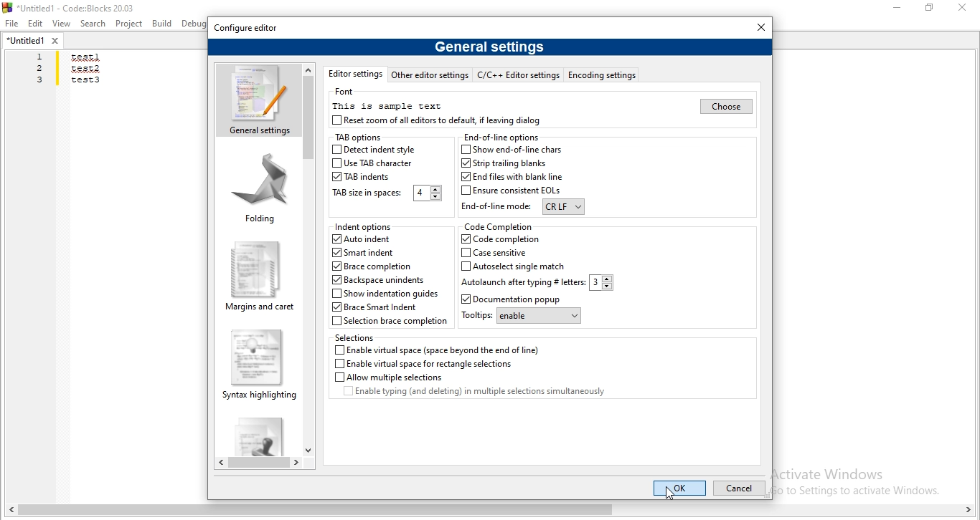  What do you see at coordinates (85, 58) in the screenshot?
I see `test 1` at bounding box center [85, 58].